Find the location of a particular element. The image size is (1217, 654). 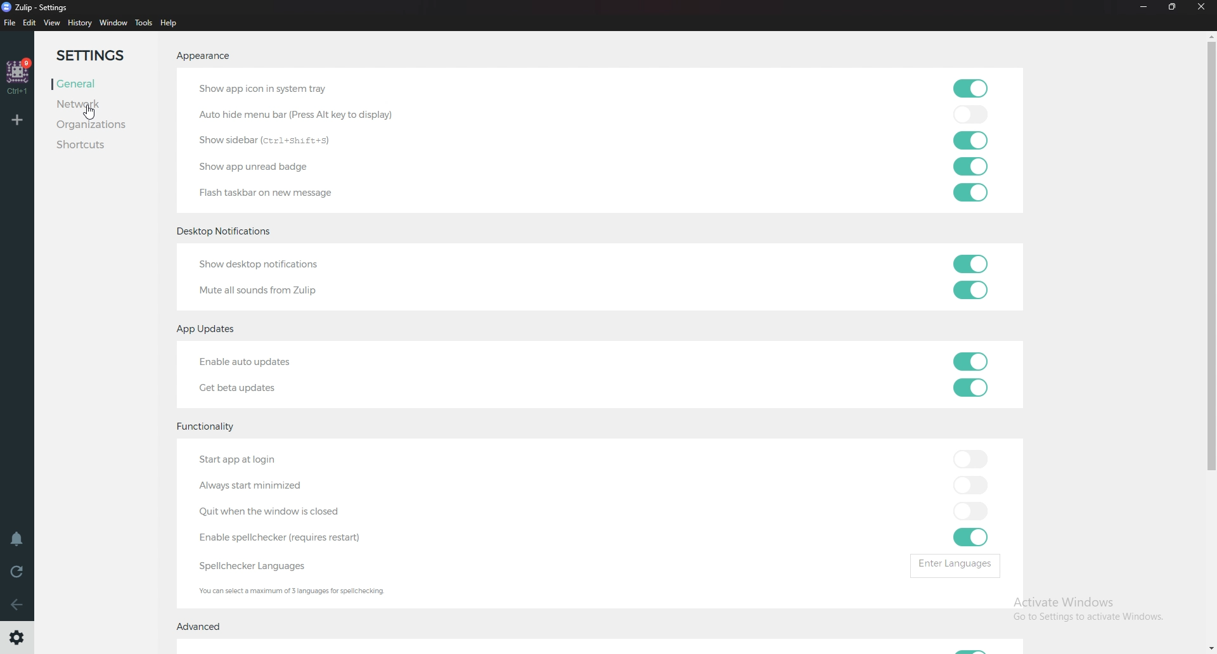

Resize is located at coordinates (1171, 7).